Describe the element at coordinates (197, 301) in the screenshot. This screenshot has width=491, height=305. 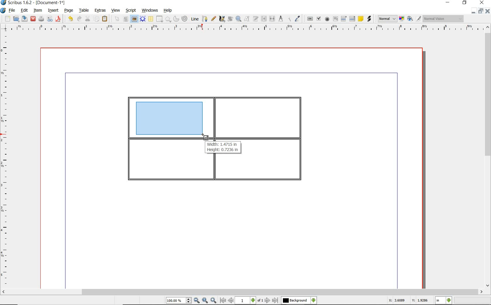
I see `zoom out` at that location.